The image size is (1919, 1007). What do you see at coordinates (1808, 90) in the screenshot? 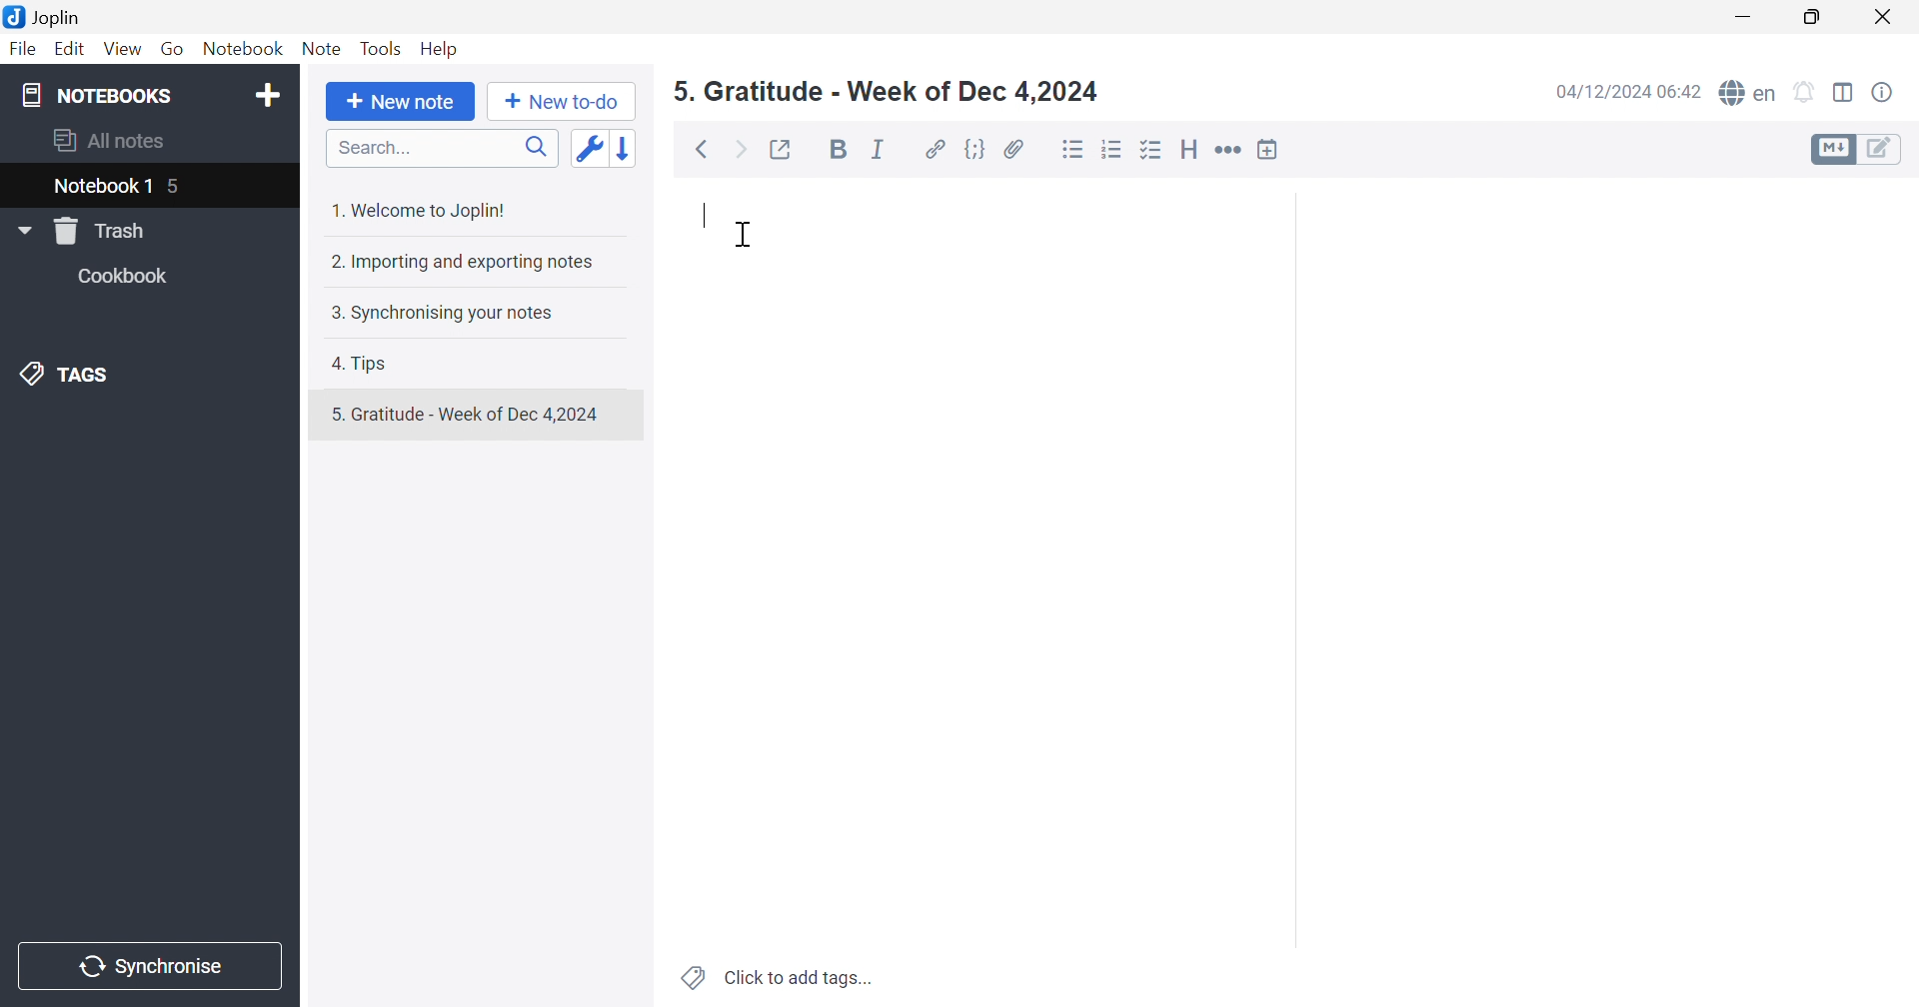
I see `Set alarm` at bounding box center [1808, 90].